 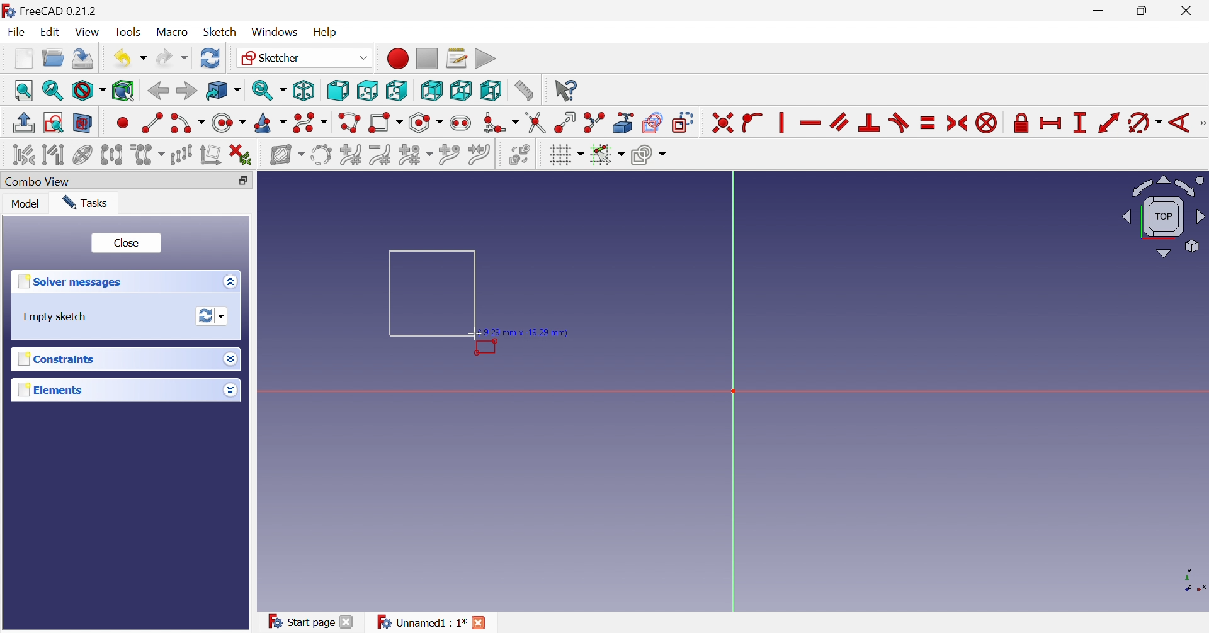 What do you see at coordinates (320, 155) in the screenshot?
I see `Convert geometry to B-spline` at bounding box center [320, 155].